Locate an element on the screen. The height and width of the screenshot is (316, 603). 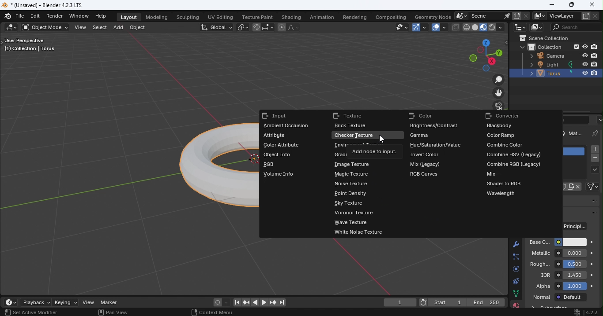
Plat animation is located at coordinates (264, 303).